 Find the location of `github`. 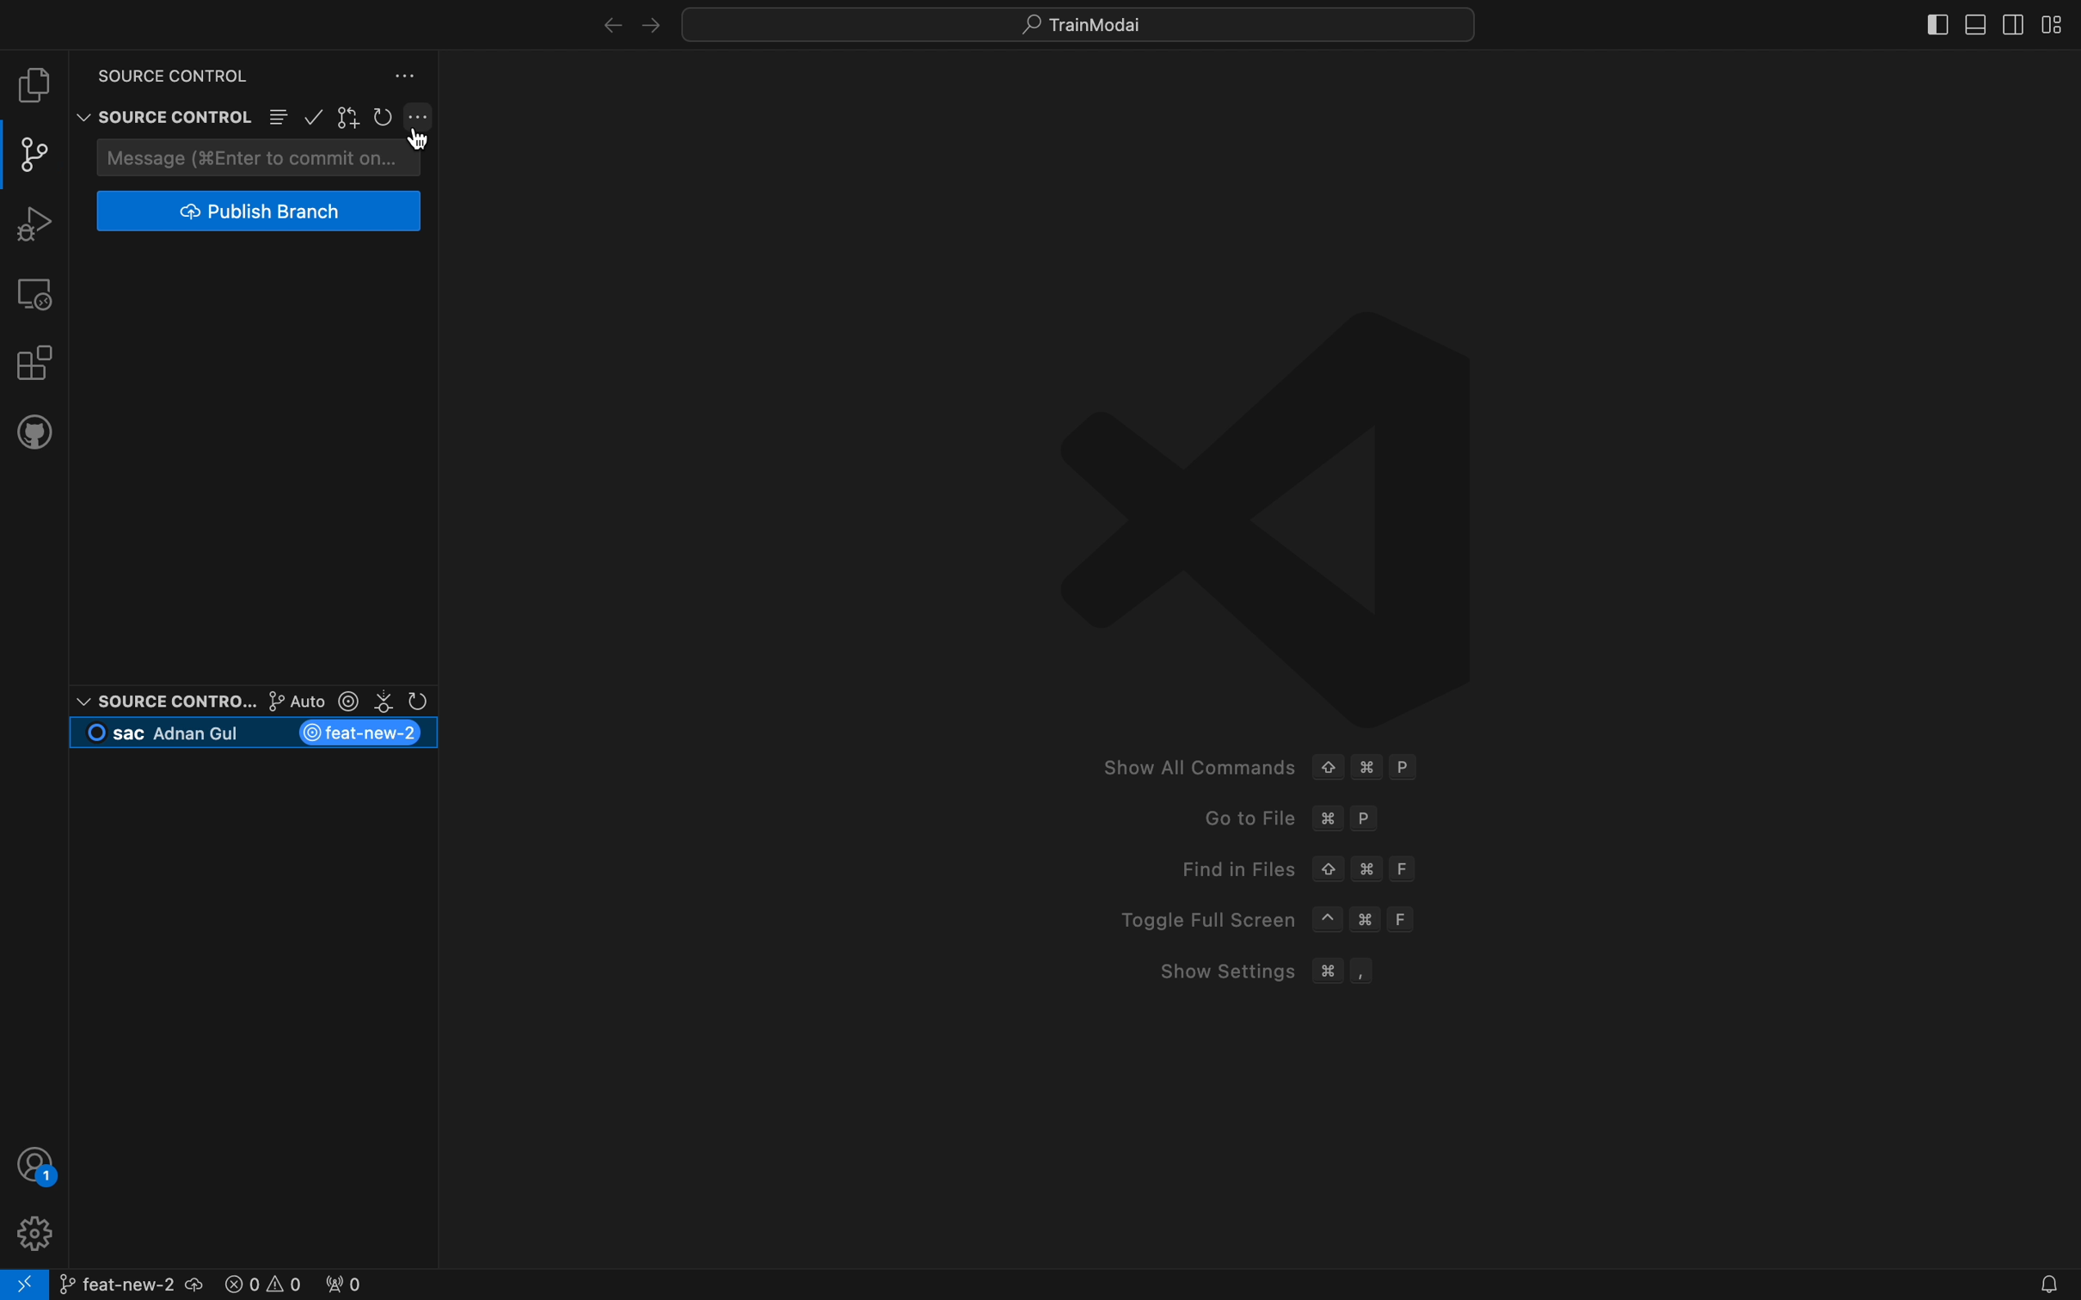

github is located at coordinates (34, 430).